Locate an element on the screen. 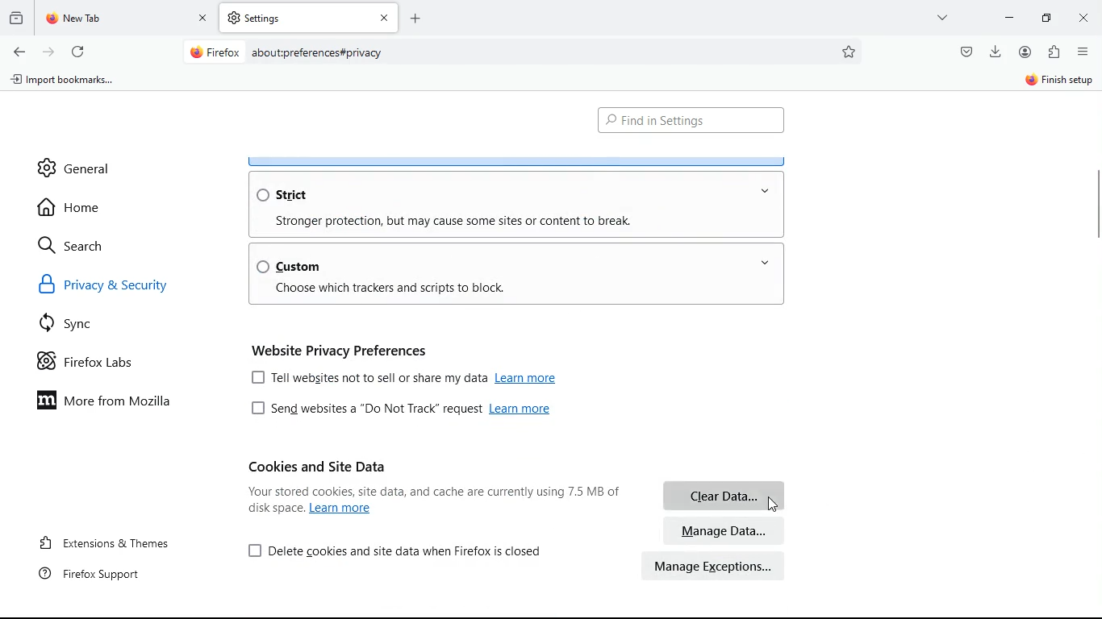 This screenshot has width=1102, height=619. Choose which trackers and scripts to block. is located at coordinates (391, 289).